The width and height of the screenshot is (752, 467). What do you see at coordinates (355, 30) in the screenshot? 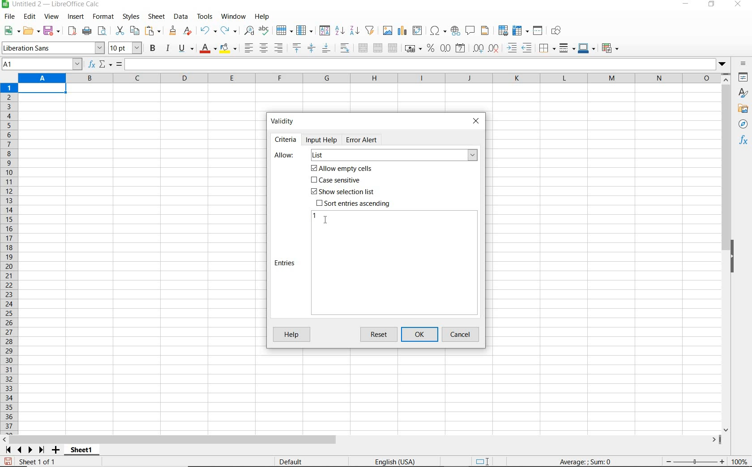
I see `sort descending` at bounding box center [355, 30].